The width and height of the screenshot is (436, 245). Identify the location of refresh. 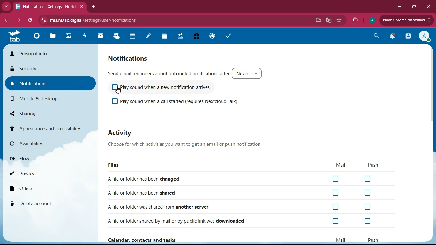
(30, 20).